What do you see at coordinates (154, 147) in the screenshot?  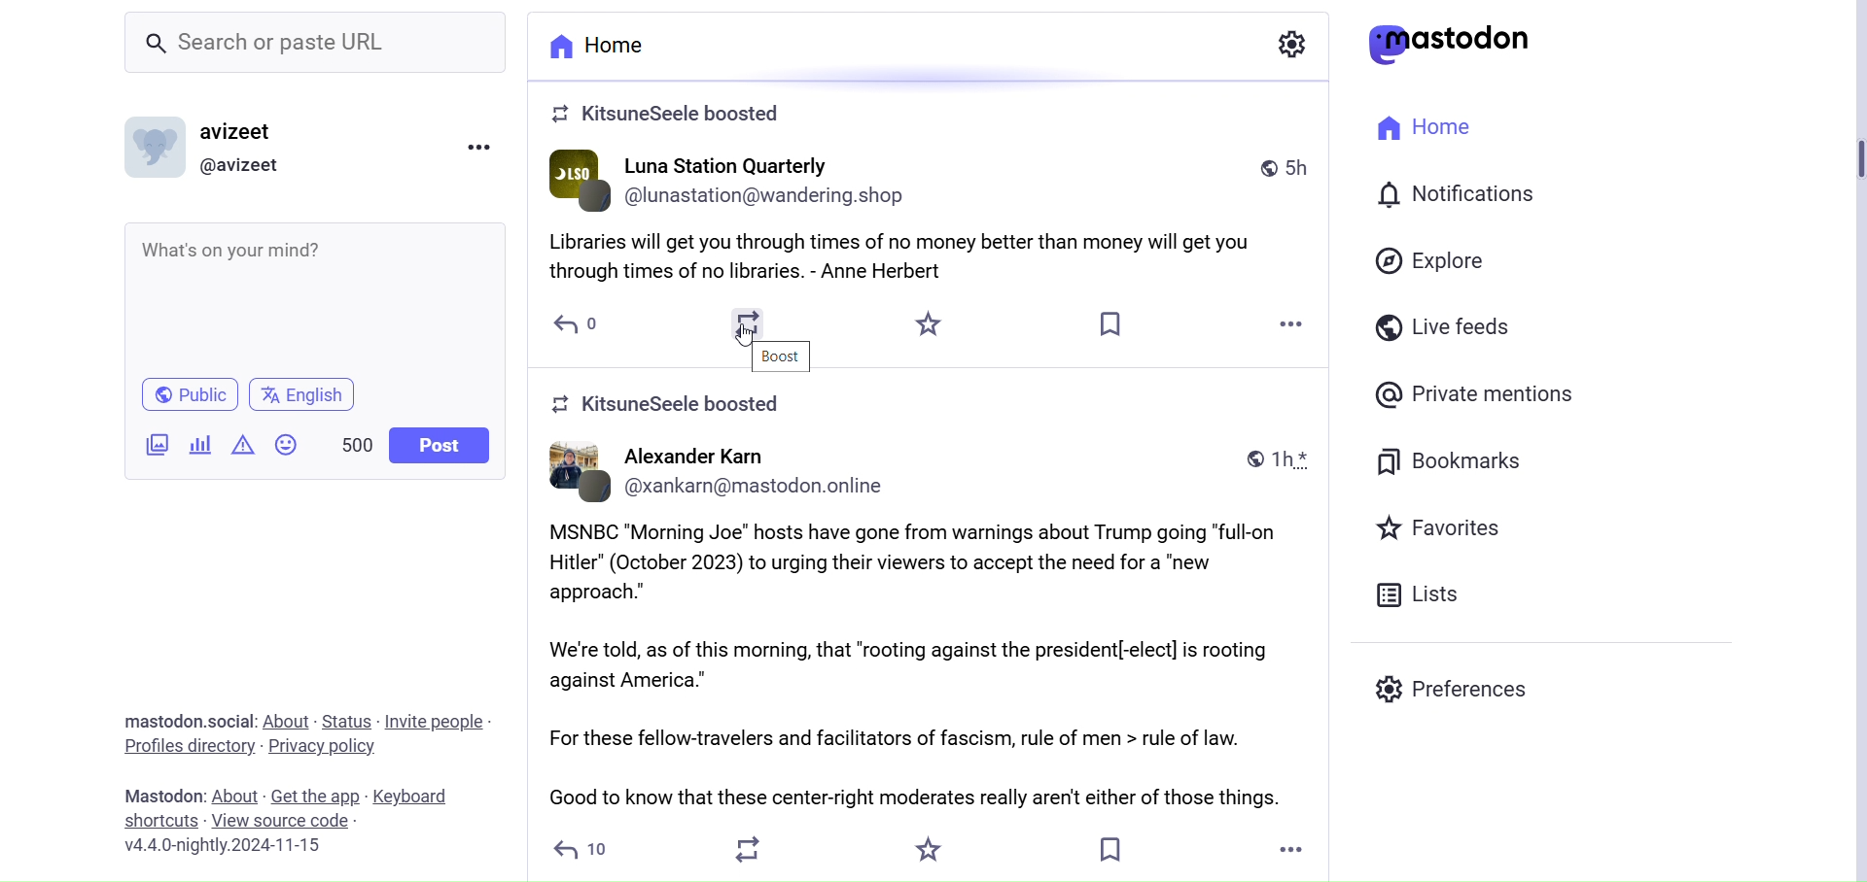 I see `Profile` at bounding box center [154, 147].